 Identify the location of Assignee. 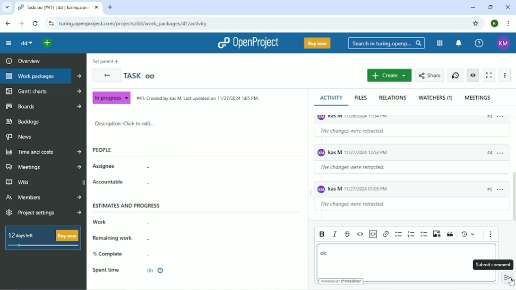
(120, 167).